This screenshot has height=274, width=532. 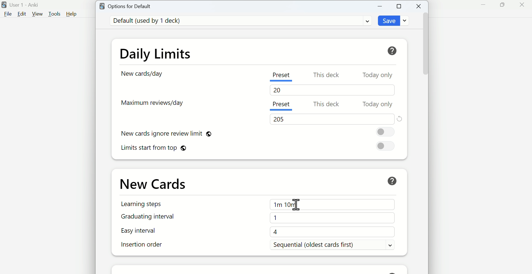 I want to click on Dropdown, so click(x=364, y=22).